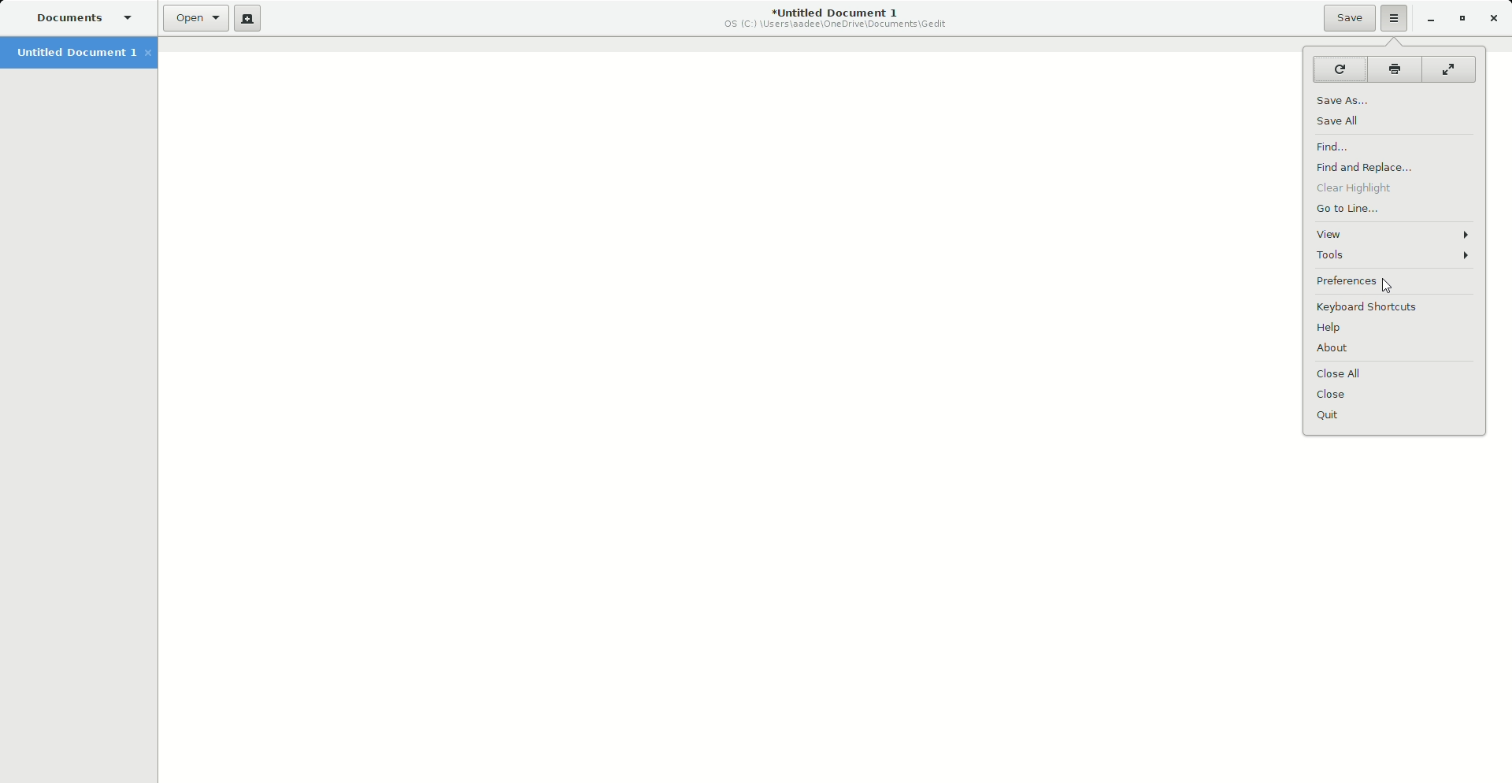 The height and width of the screenshot is (783, 1512). What do you see at coordinates (76, 17) in the screenshot?
I see `Documents` at bounding box center [76, 17].